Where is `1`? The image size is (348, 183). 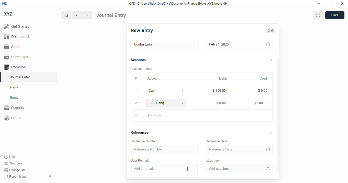
1 is located at coordinates (136, 90).